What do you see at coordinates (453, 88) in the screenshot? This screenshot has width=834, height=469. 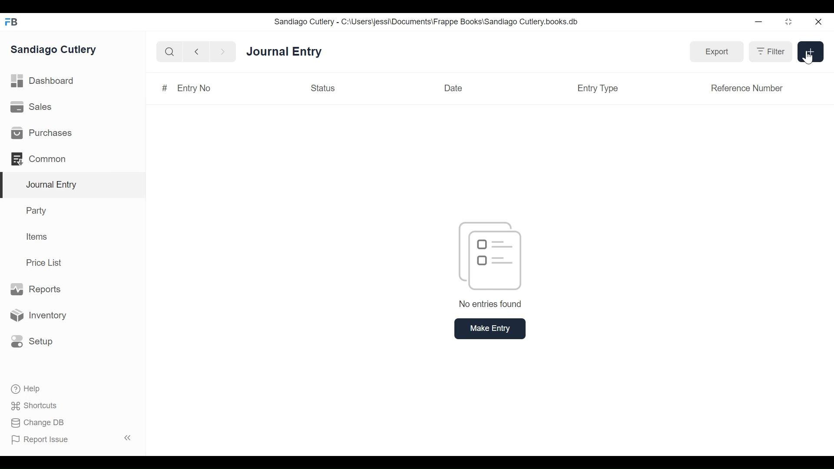 I see `Date` at bounding box center [453, 88].